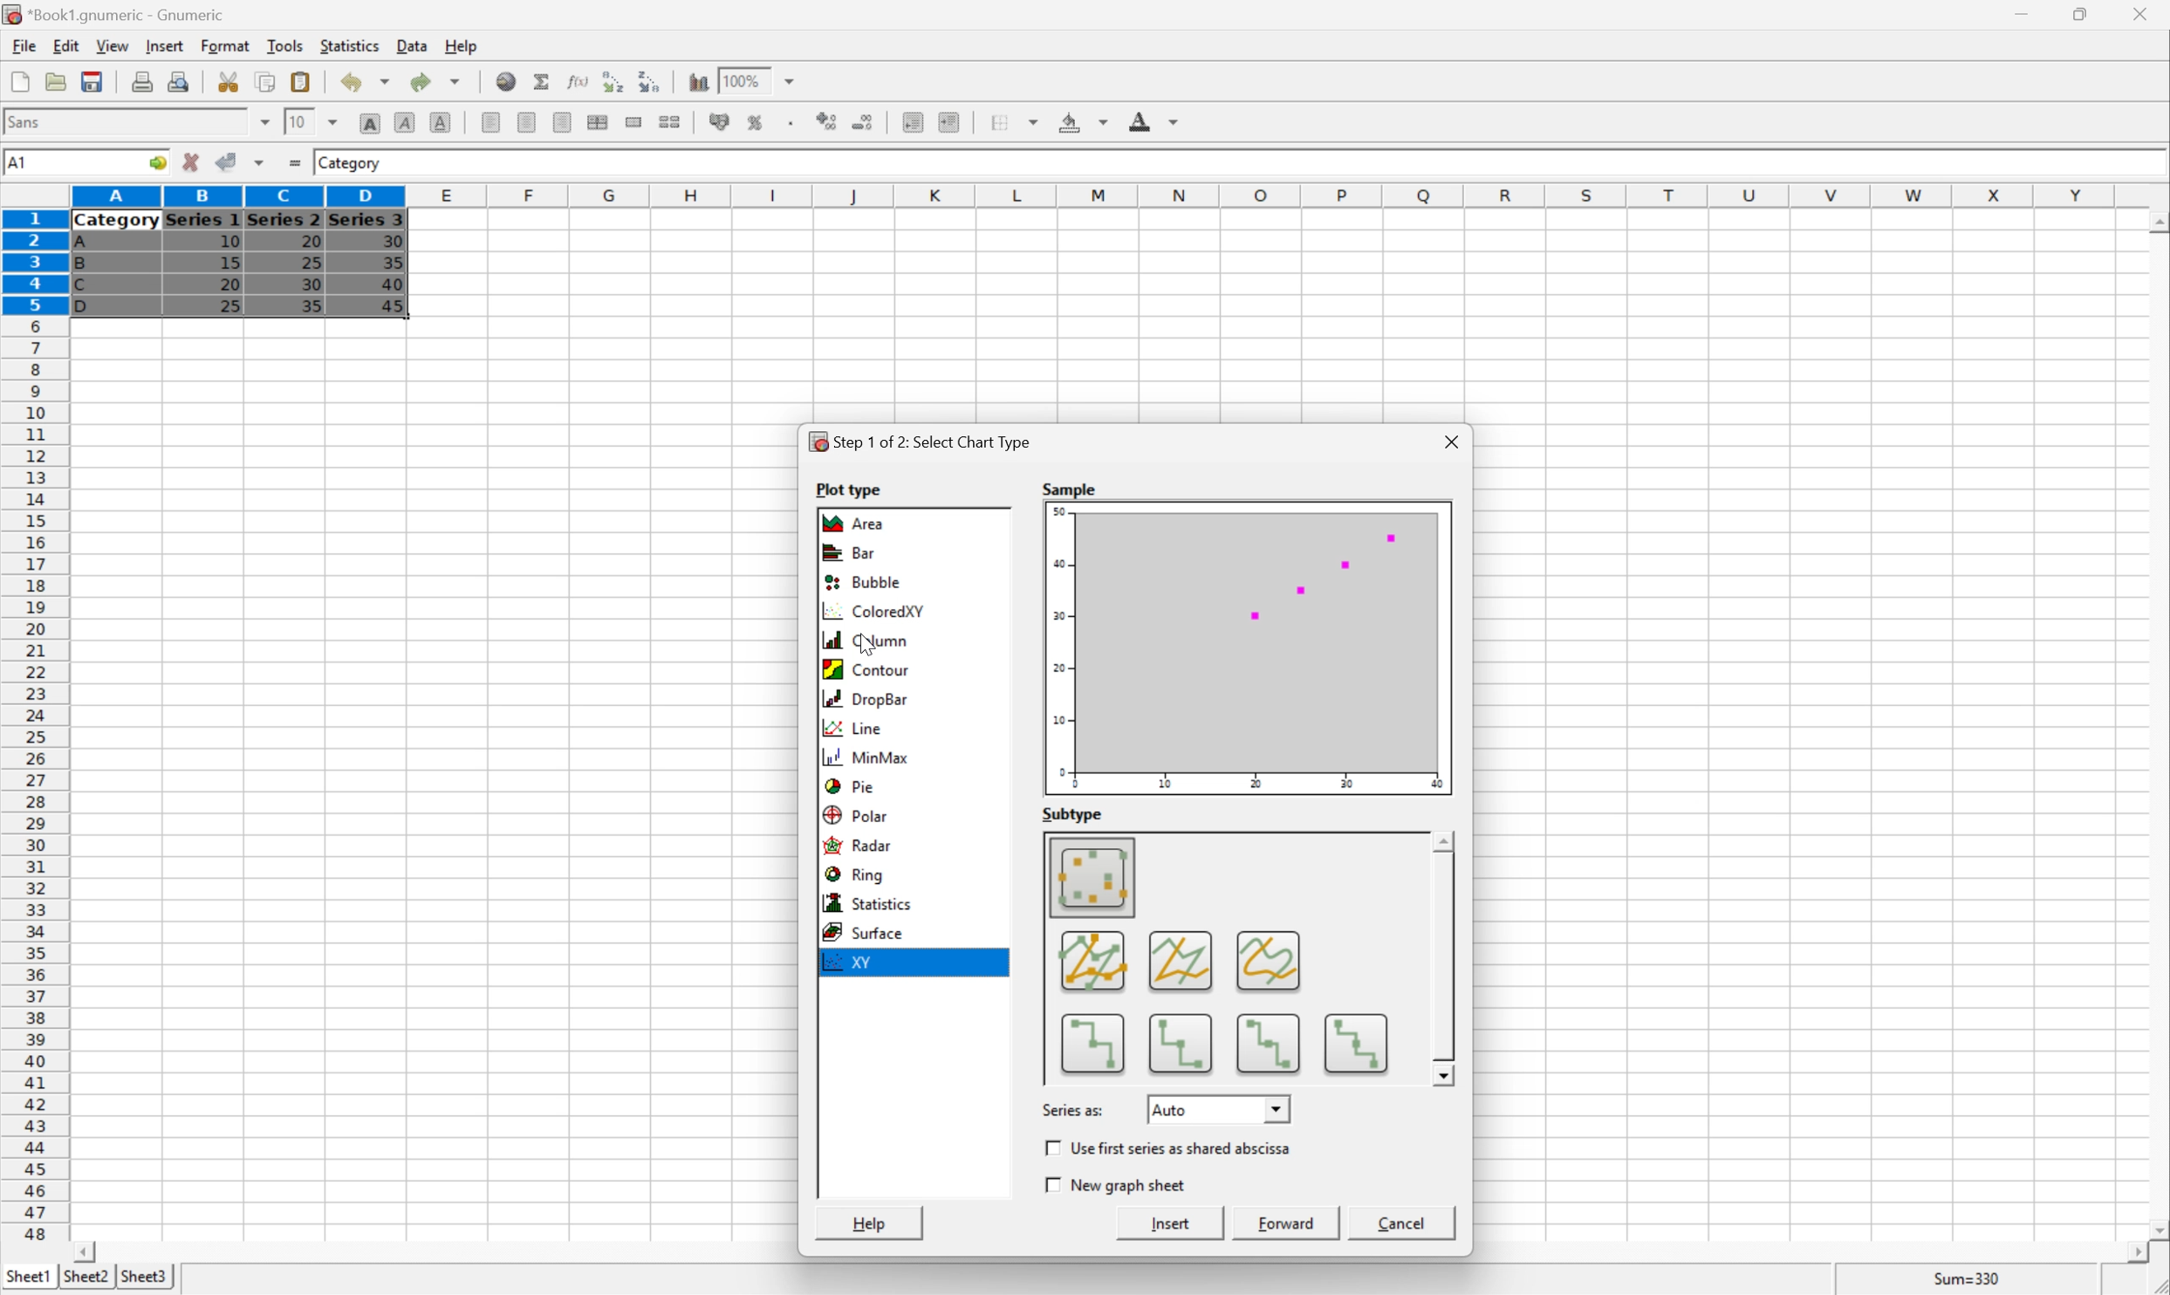 This screenshot has height=1295, width=2170. Describe the element at coordinates (392, 241) in the screenshot. I see `30` at that location.